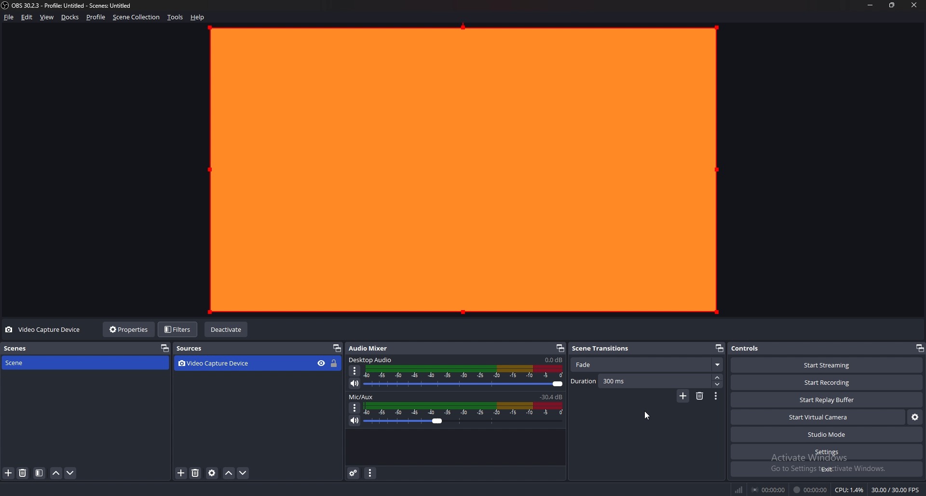  What do you see at coordinates (718, 384) in the screenshot?
I see `decrease duration` at bounding box center [718, 384].